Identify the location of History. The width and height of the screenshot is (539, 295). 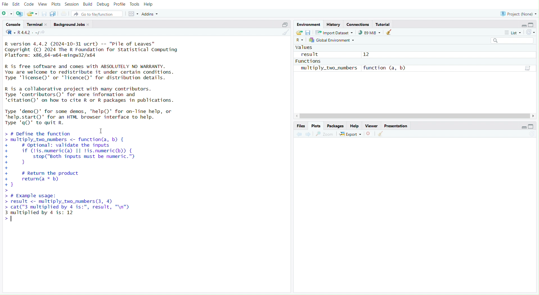
(334, 24).